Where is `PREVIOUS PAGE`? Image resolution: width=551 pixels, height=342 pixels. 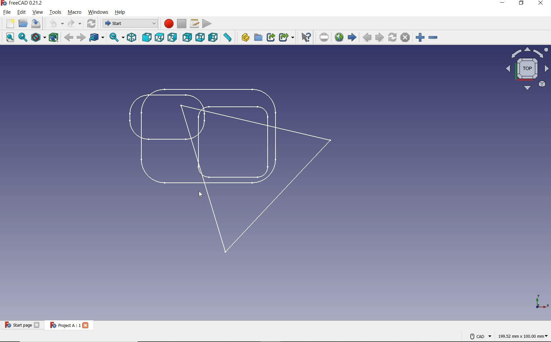 PREVIOUS PAGE is located at coordinates (367, 38).